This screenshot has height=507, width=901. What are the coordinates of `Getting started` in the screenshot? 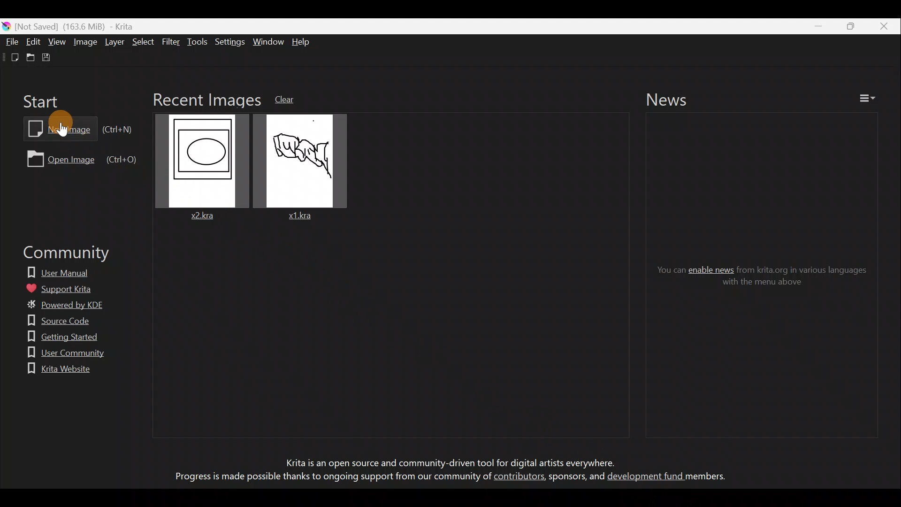 It's located at (59, 336).